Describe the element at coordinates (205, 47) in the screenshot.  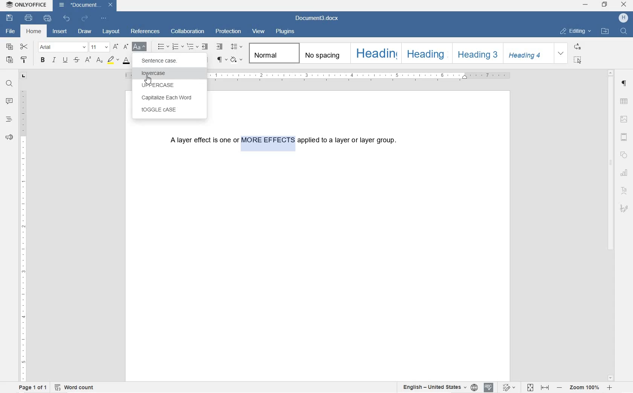
I see `DECREASE INDENT` at that location.